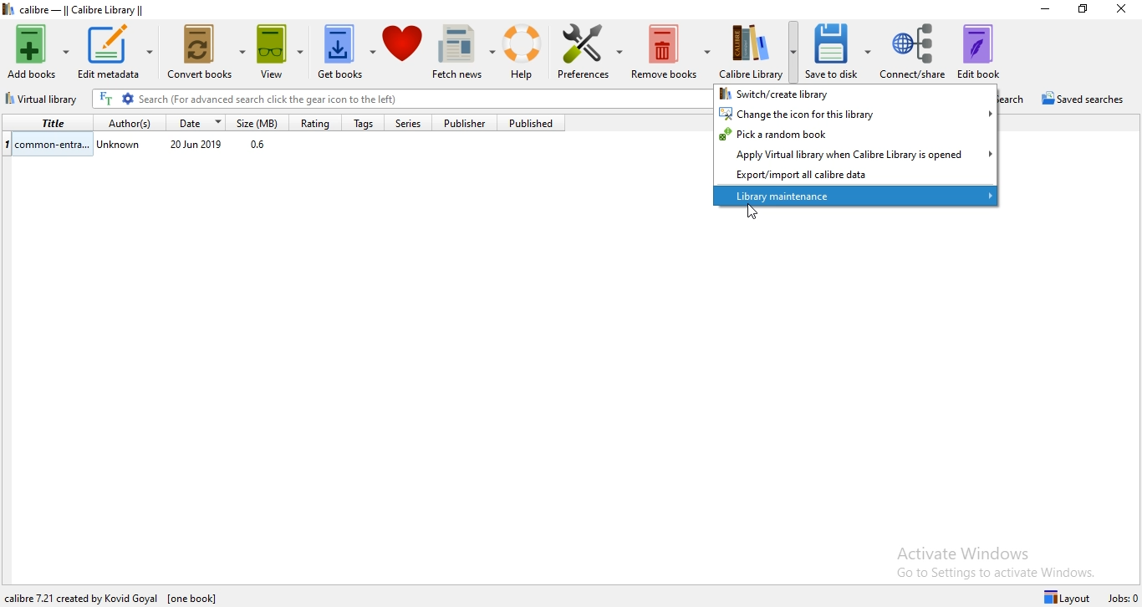  I want to click on Save to disk, so click(841, 51).